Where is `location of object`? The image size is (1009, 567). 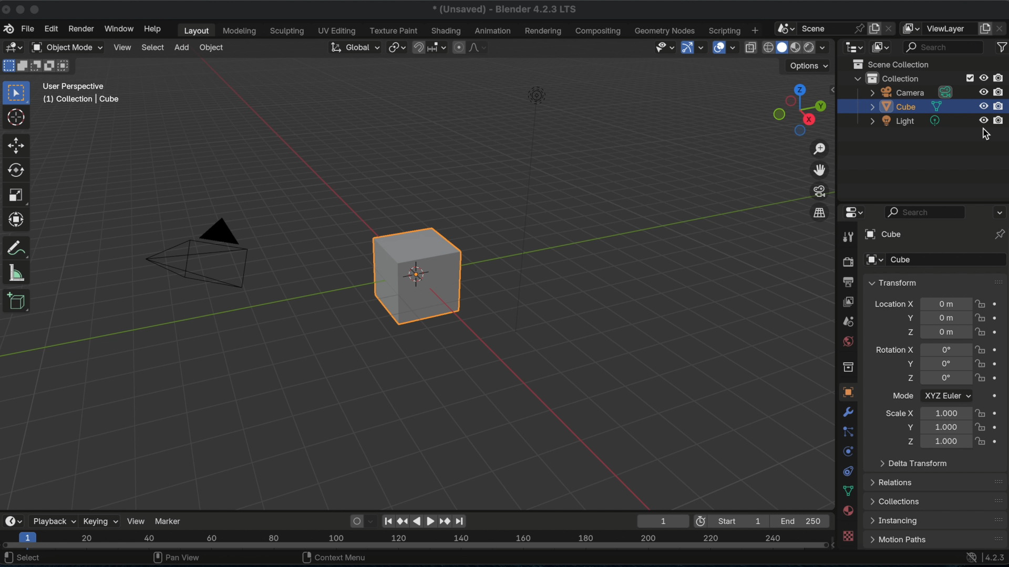
location of object is located at coordinates (948, 304).